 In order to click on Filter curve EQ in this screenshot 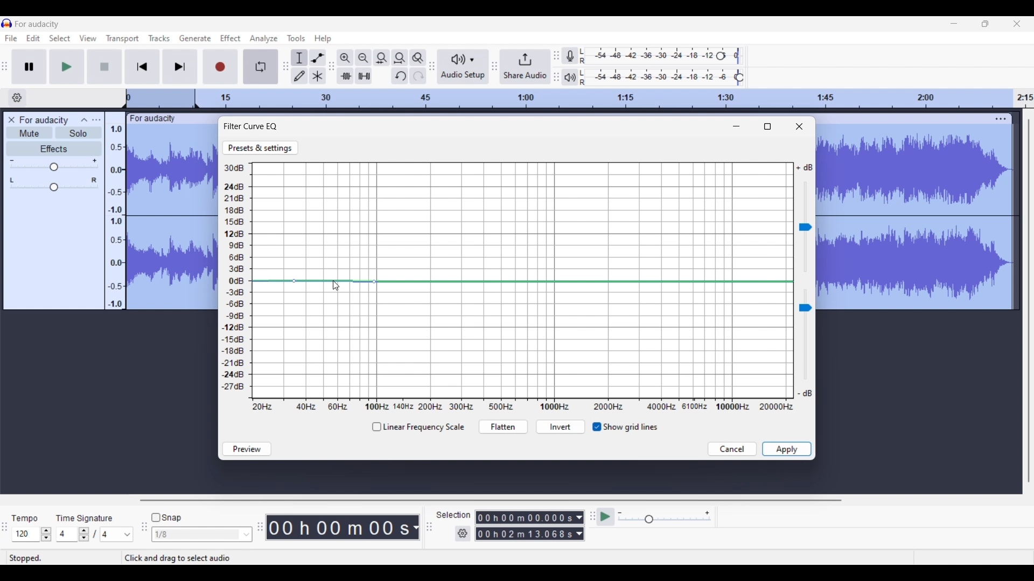, I will do `click(251, 126)`.